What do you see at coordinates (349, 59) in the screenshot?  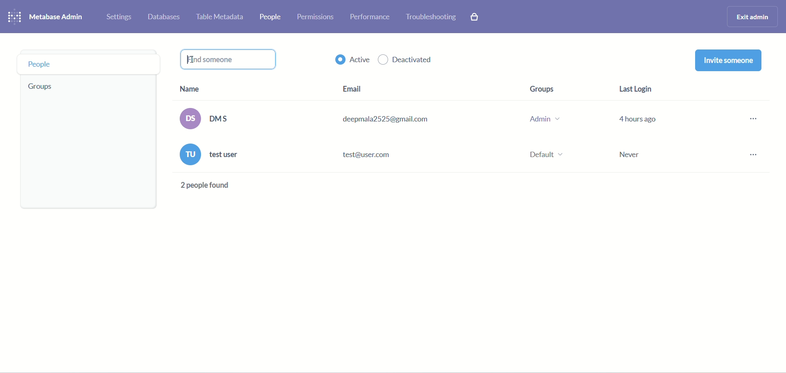 I see `active` at bounding box center [349, 59].